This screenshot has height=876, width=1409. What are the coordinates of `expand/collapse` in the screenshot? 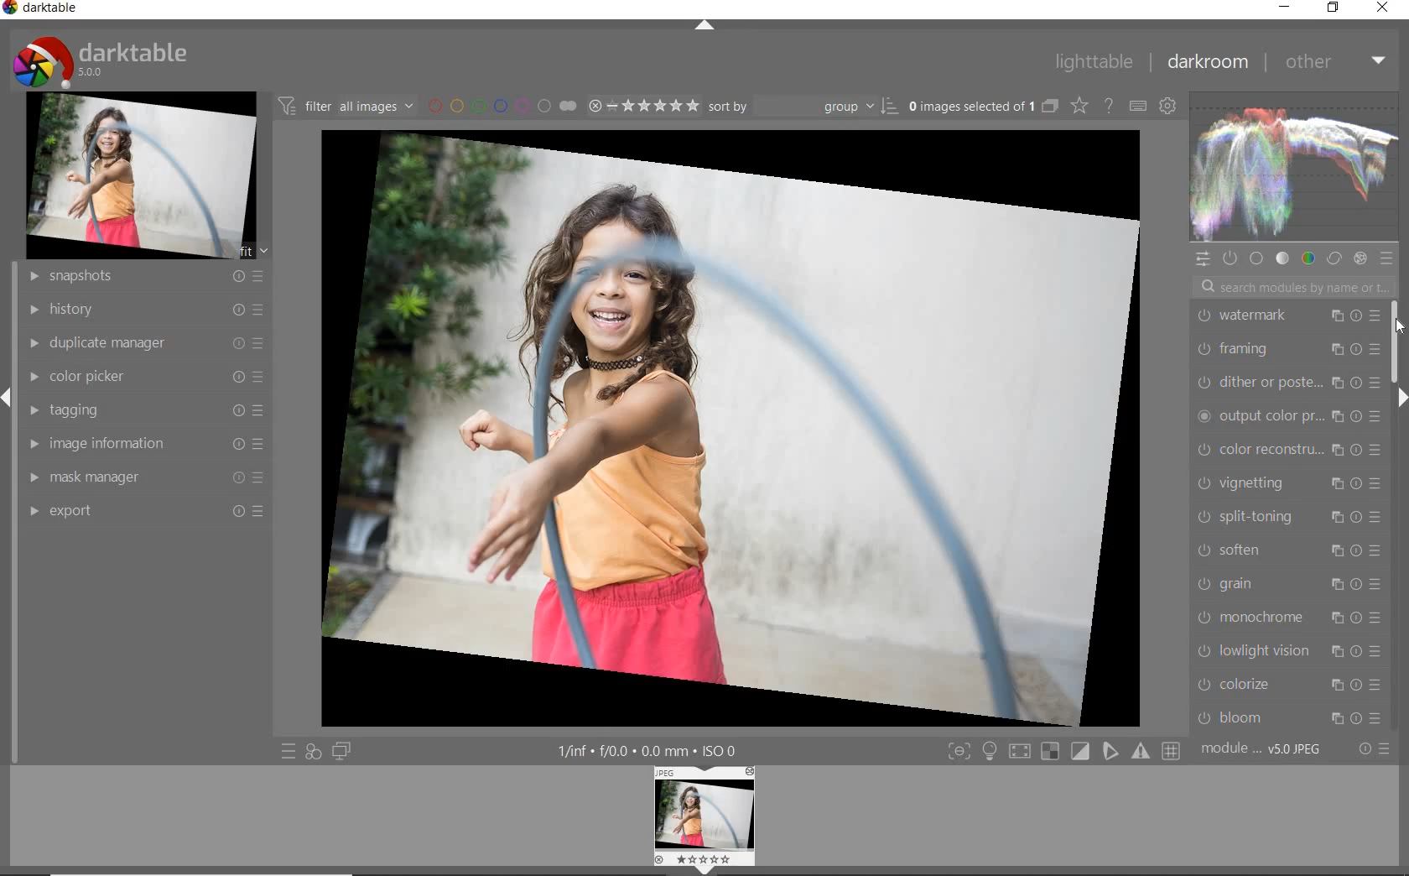 It's located at (703, 27).